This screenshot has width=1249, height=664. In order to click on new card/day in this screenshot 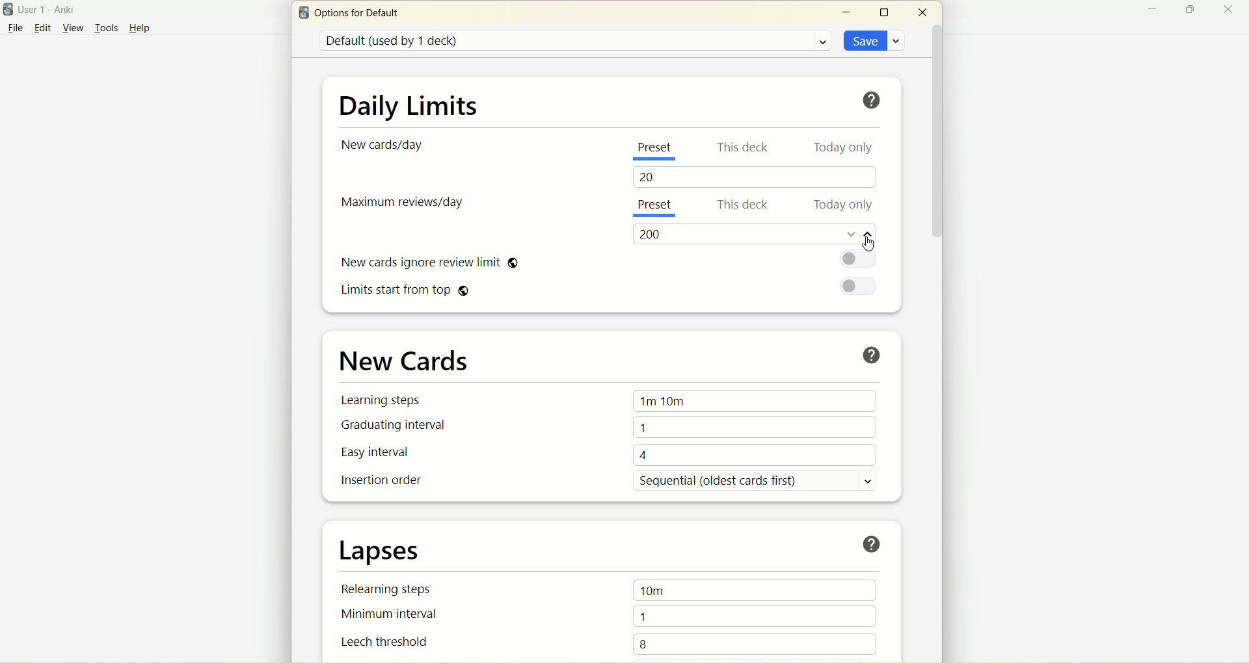, I will do `click(385, 145)`.